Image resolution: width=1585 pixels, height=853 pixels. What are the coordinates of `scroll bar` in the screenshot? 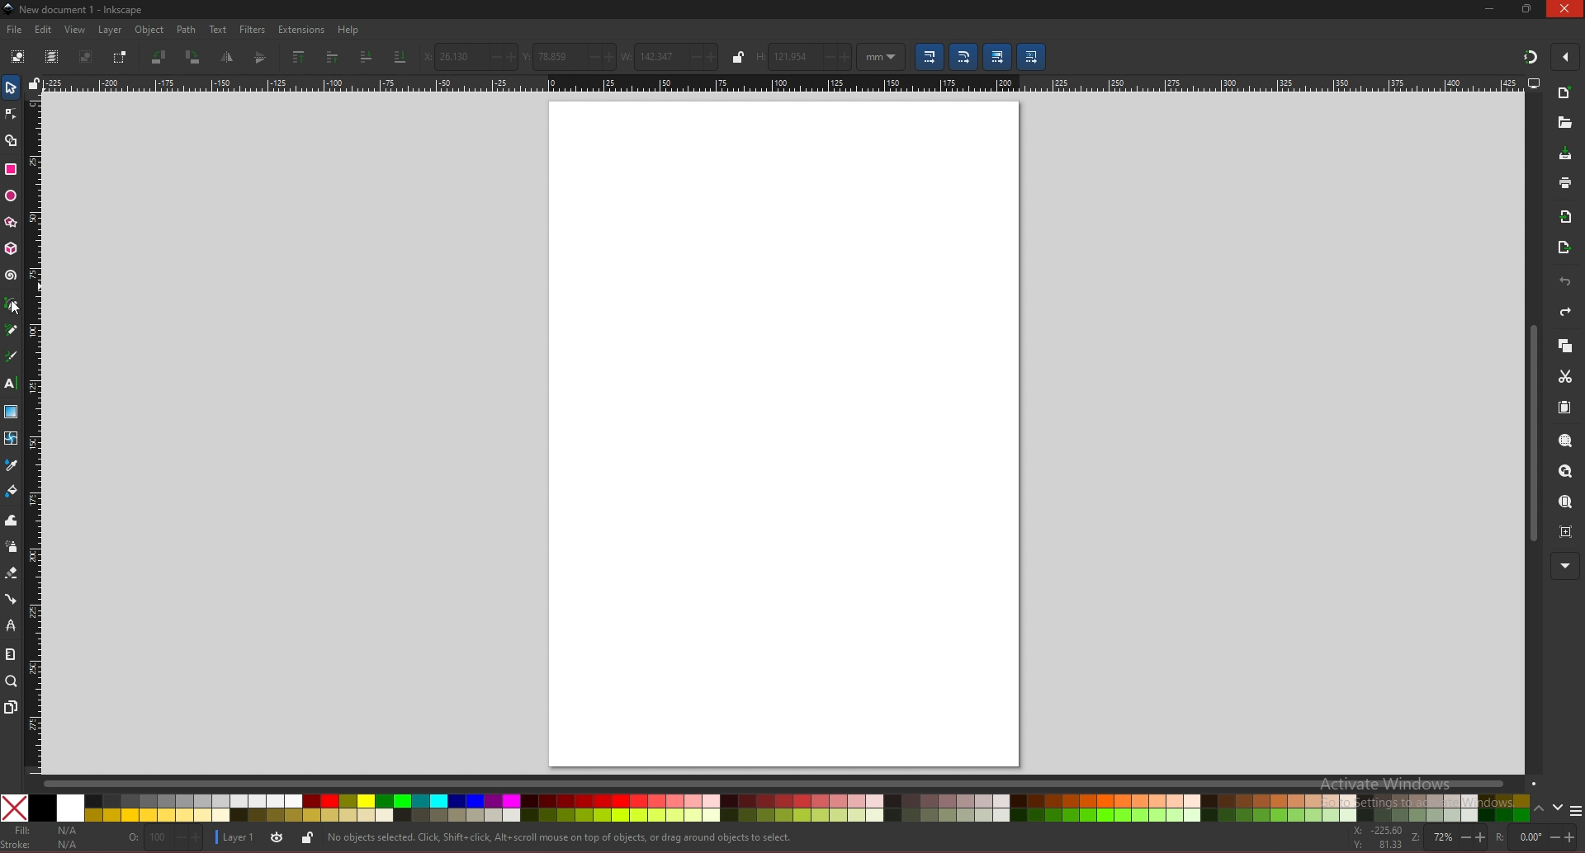 It's located at (1531, 434).